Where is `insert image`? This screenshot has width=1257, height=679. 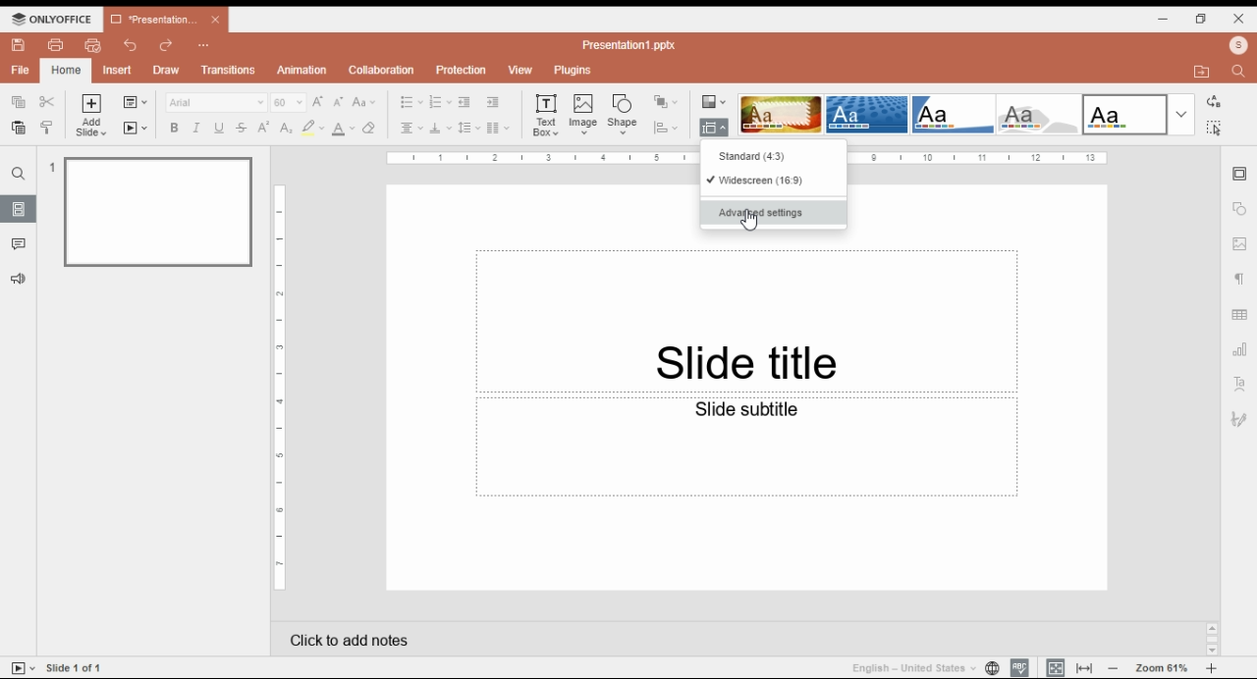 insert image is located at coordinates (584, 114).